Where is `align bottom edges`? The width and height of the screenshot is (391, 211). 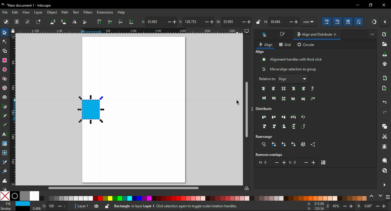 align bottom edges is located at coordinates (293, 98).